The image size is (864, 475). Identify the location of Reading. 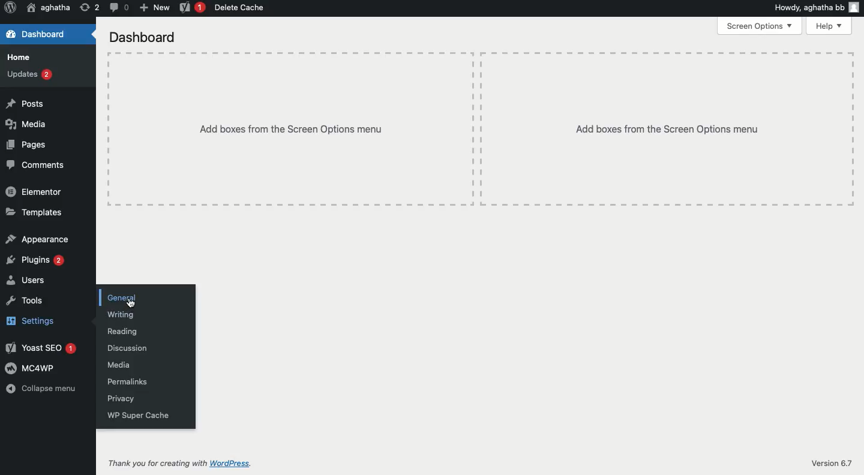
(121, 332).